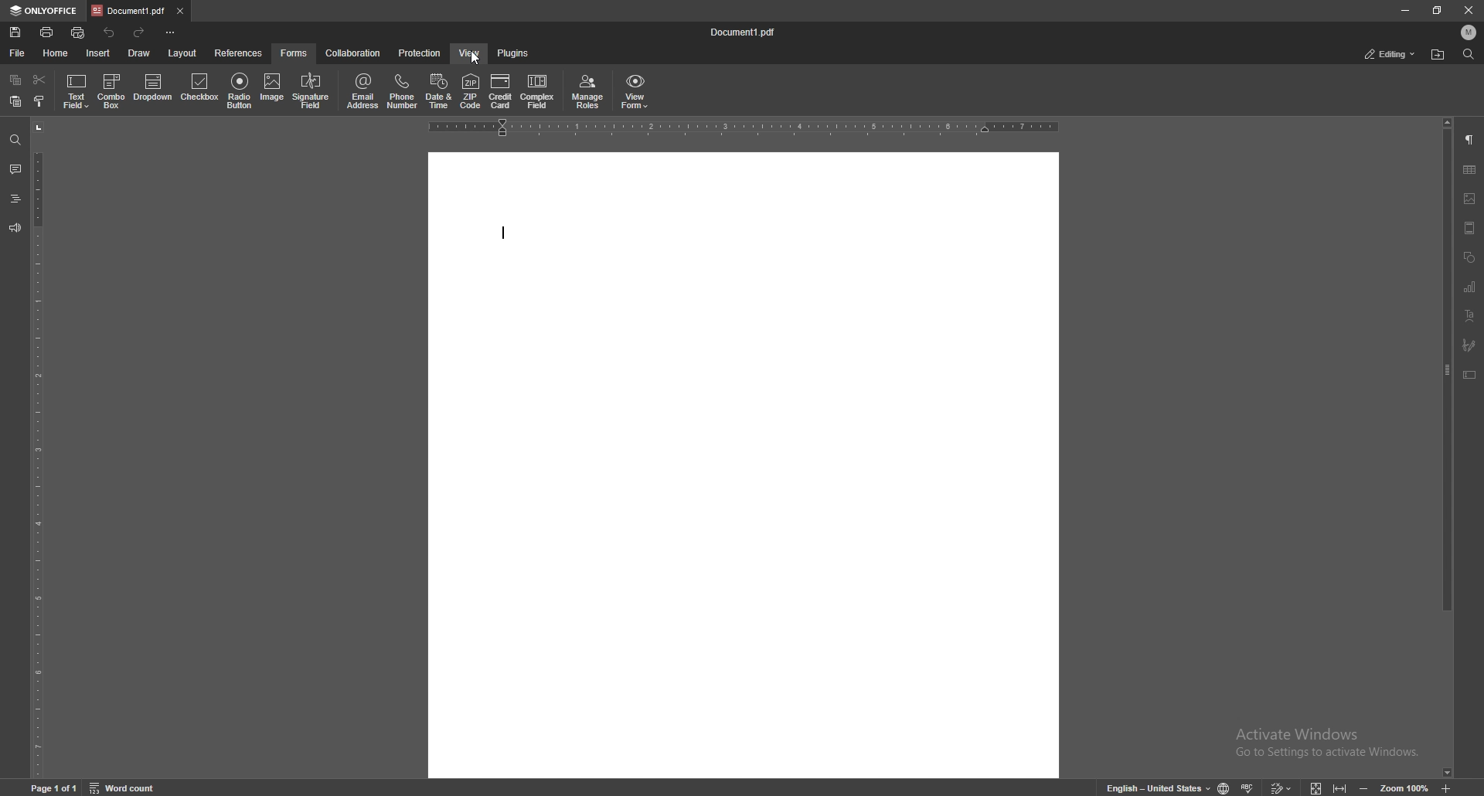  I want to click on change text language, so click(1159, 788).